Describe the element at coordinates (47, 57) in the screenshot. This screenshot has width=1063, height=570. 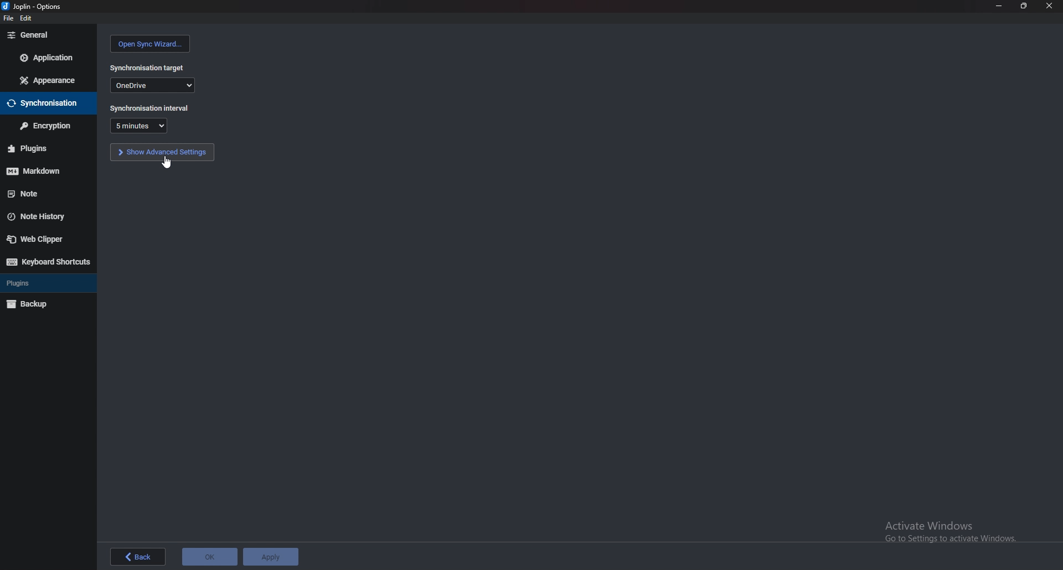
I see `application` at that location.